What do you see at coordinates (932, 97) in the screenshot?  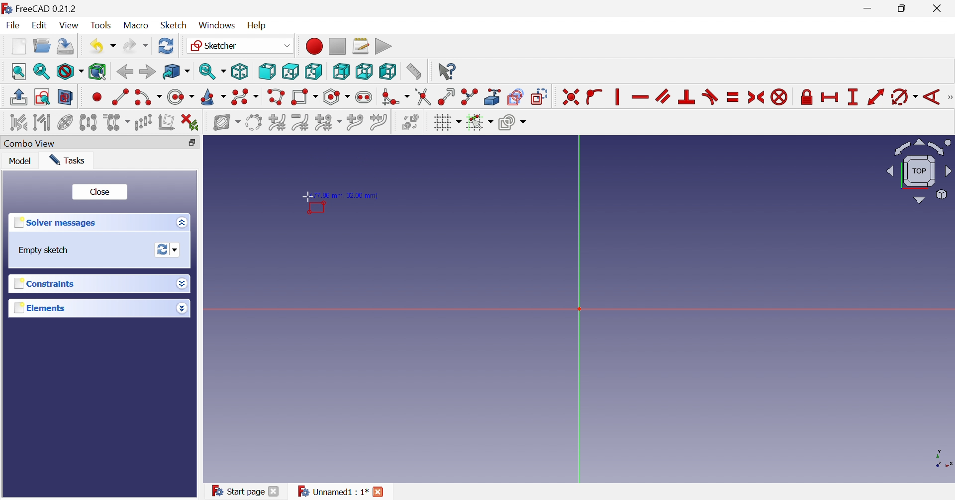 I see `Constrain angle` at bounding box center [932, 97].